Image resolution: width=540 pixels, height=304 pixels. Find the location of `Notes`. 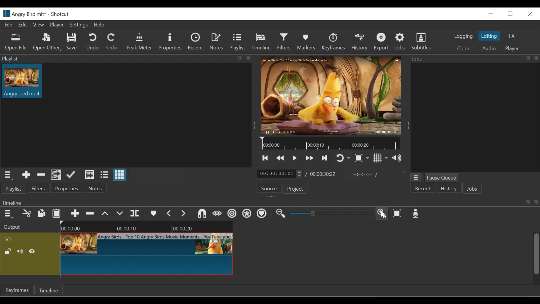

Notes is located at coordinates (216, 42).